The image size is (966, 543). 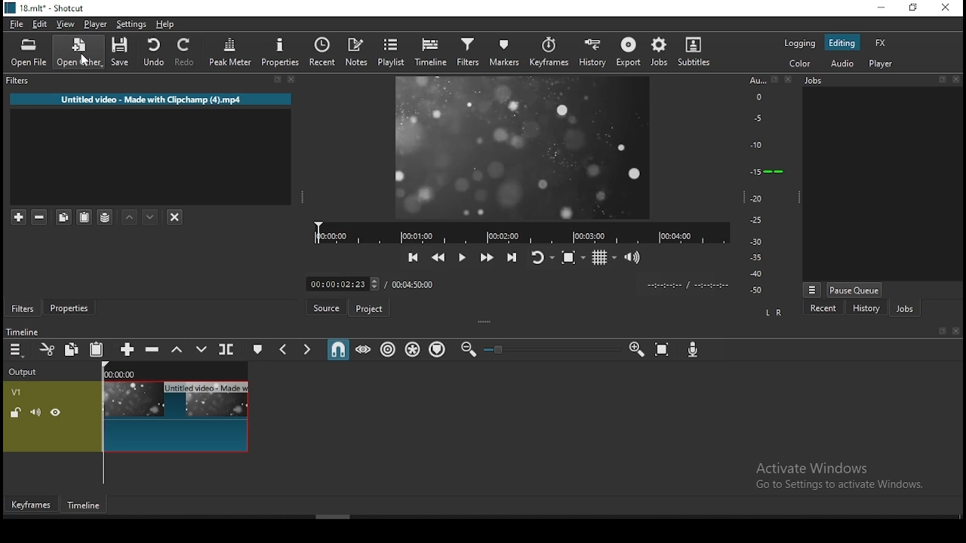 What do you see at coordinates (17, 350) in the screenshot?
I see `menu` at bounding box center [17, 350].